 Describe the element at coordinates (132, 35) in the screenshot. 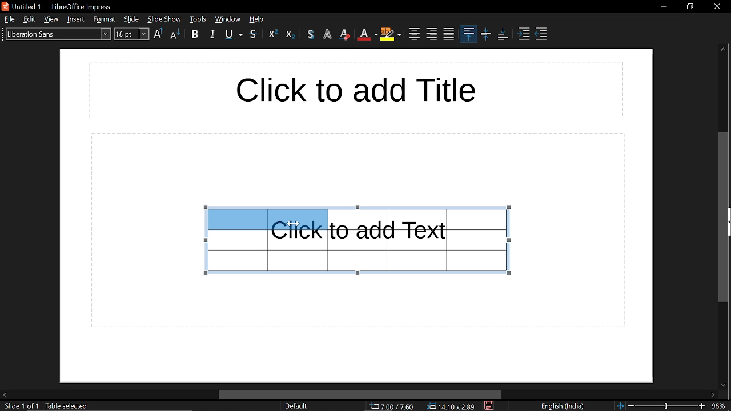

I see `text size` at that location.